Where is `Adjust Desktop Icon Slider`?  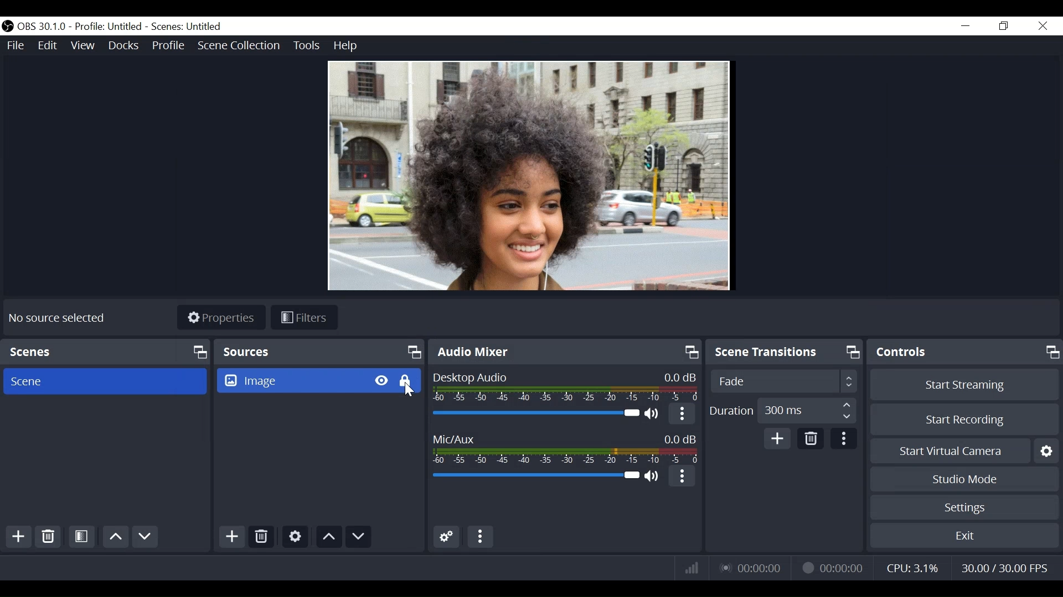
Adjust Desktop Icon Slider is located at coordinates (534, 415).